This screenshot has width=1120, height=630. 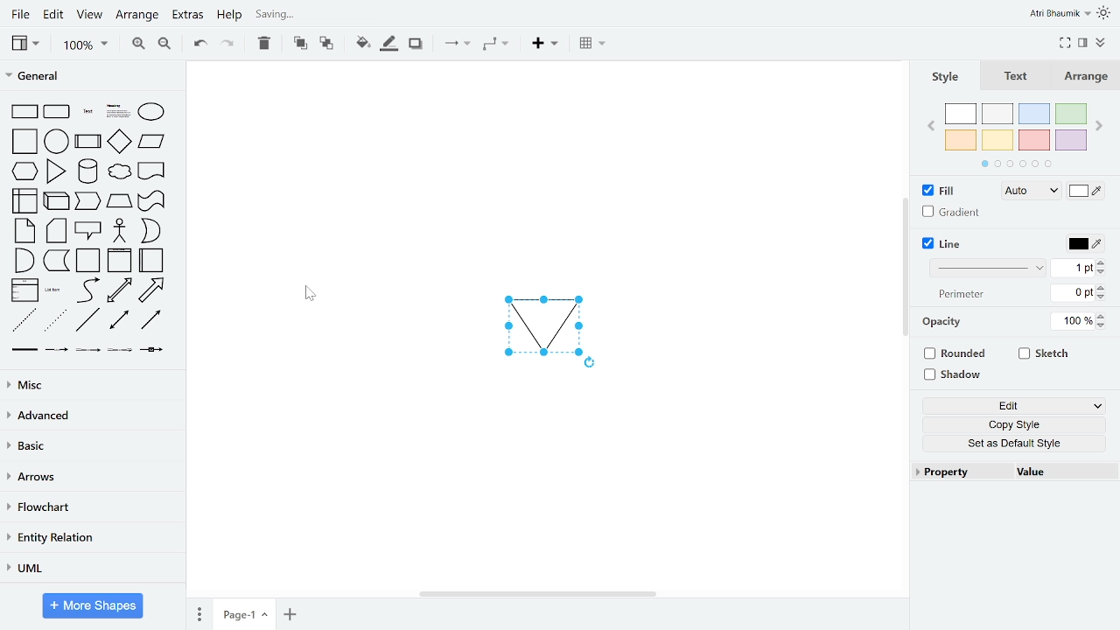 I want to click on shadow, so click(x=415, y=44).